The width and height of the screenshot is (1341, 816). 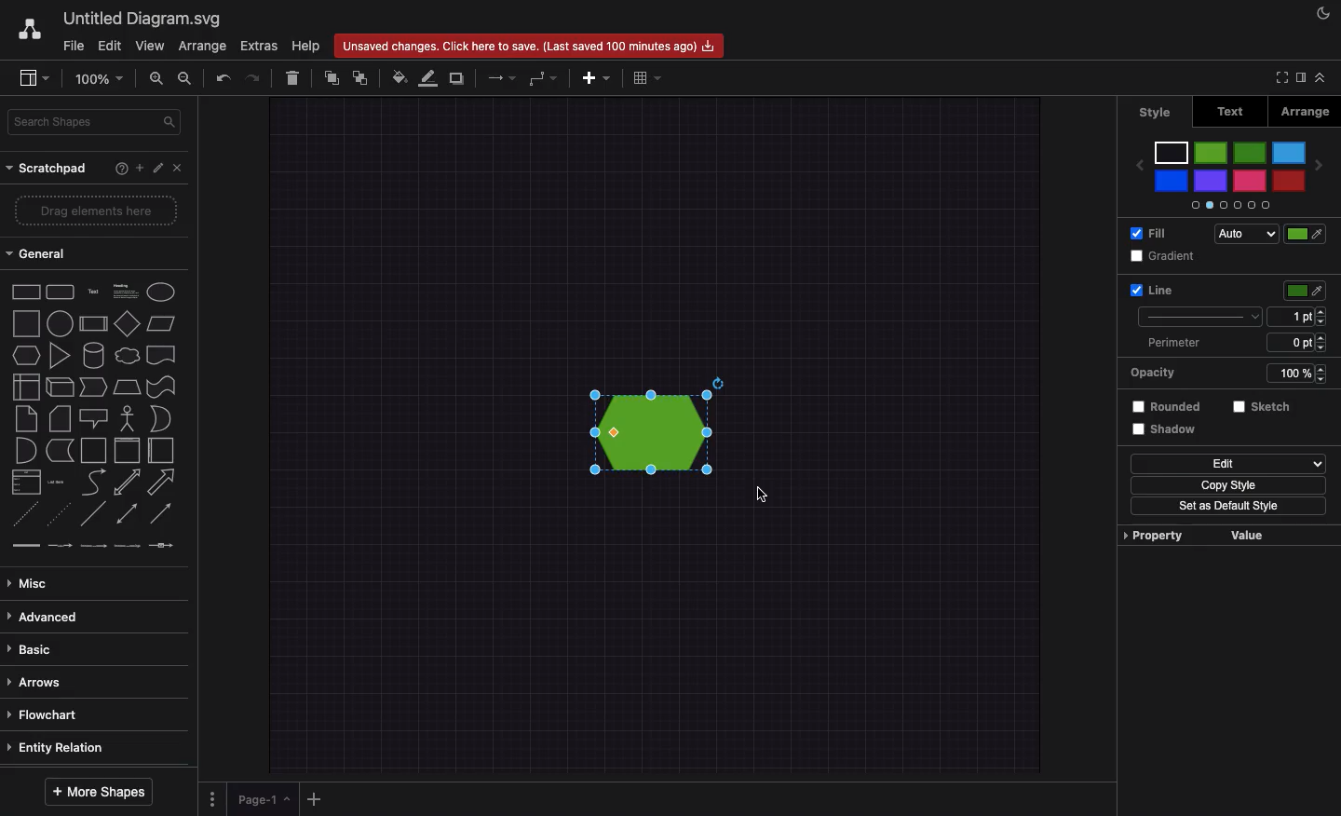 What do you see at coordinates (121, 168) in the screenshot?
I see `Help` at bounding box center [121, 168].